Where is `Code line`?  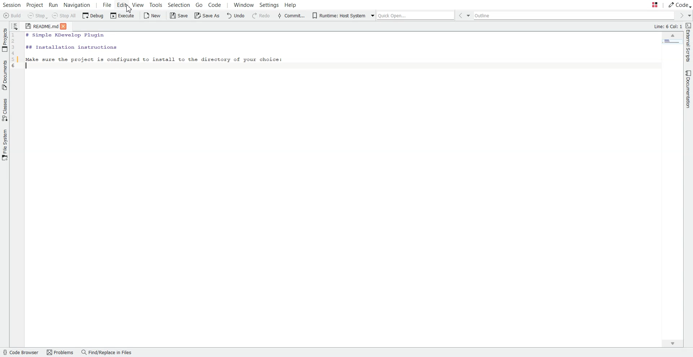
Code line is located at coordinates (16, 58).